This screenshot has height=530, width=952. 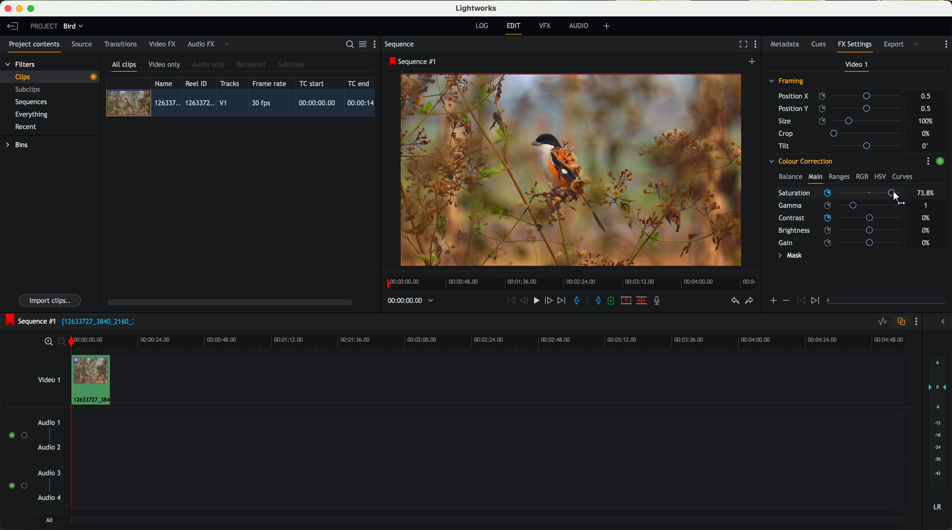 What do you see at coordinates (62, 343) in the screenshot?
I see `zoom out` at bounding box center [62, 343].